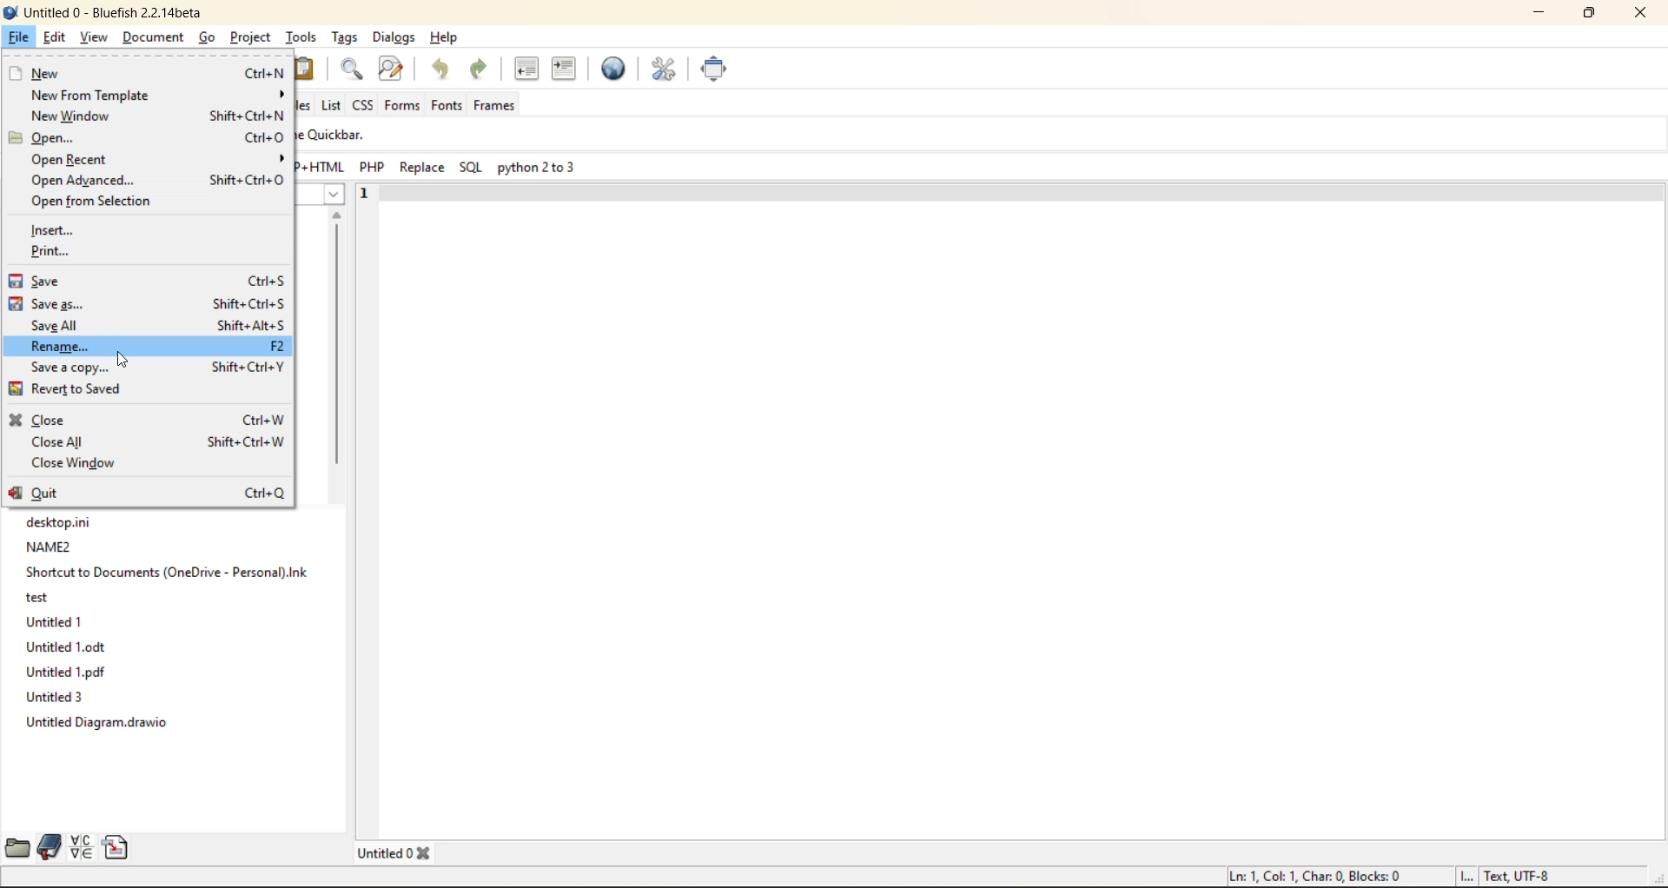 The height and width of the screenshot is (888, 1668). Describe the element at coordinates (264, 492) in the screenshot. I see `ctrl+Q ` at that location.